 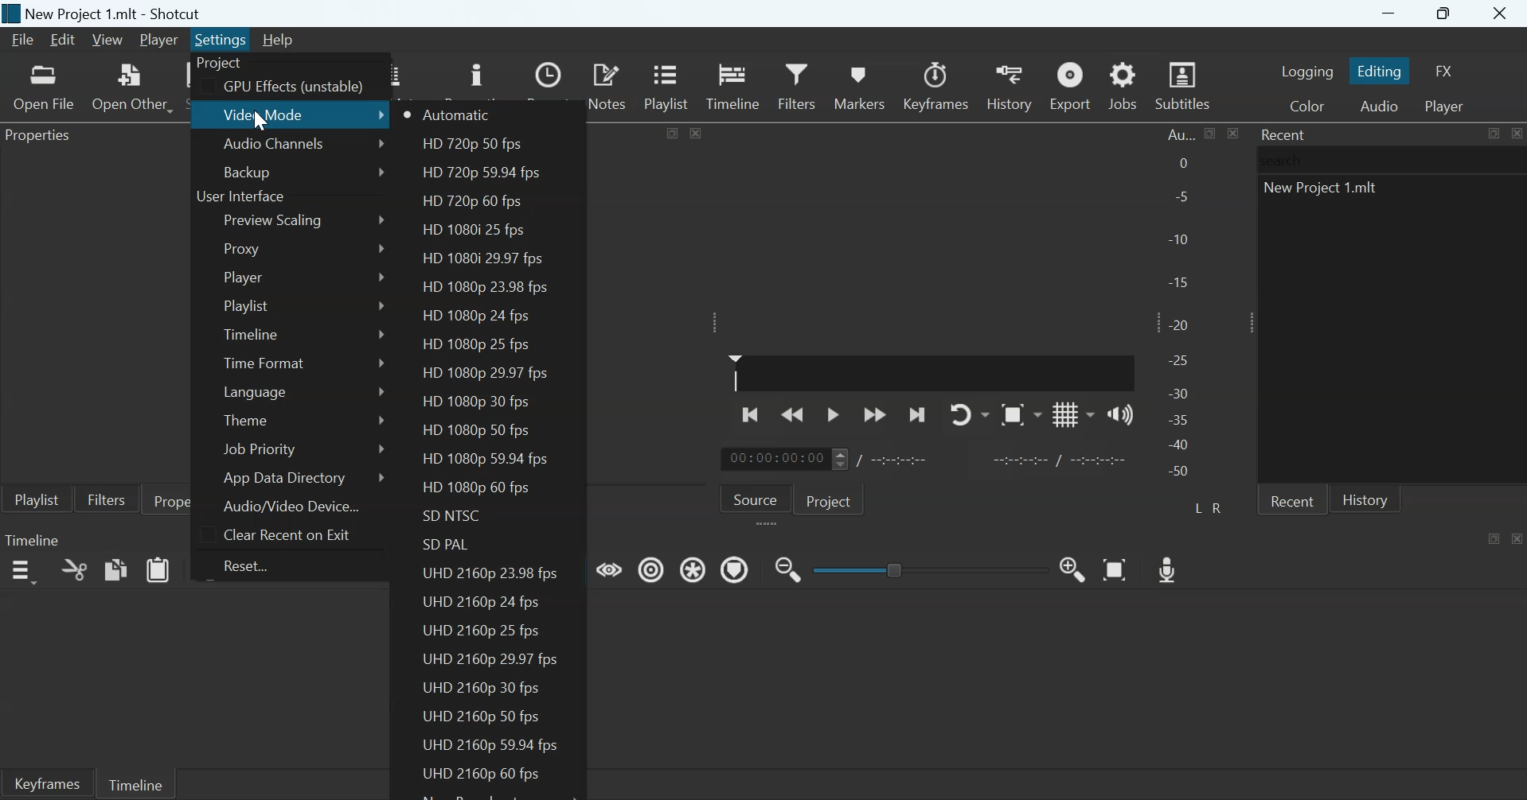 I want to click on Play quickly forward, so click(x=875, y=414).